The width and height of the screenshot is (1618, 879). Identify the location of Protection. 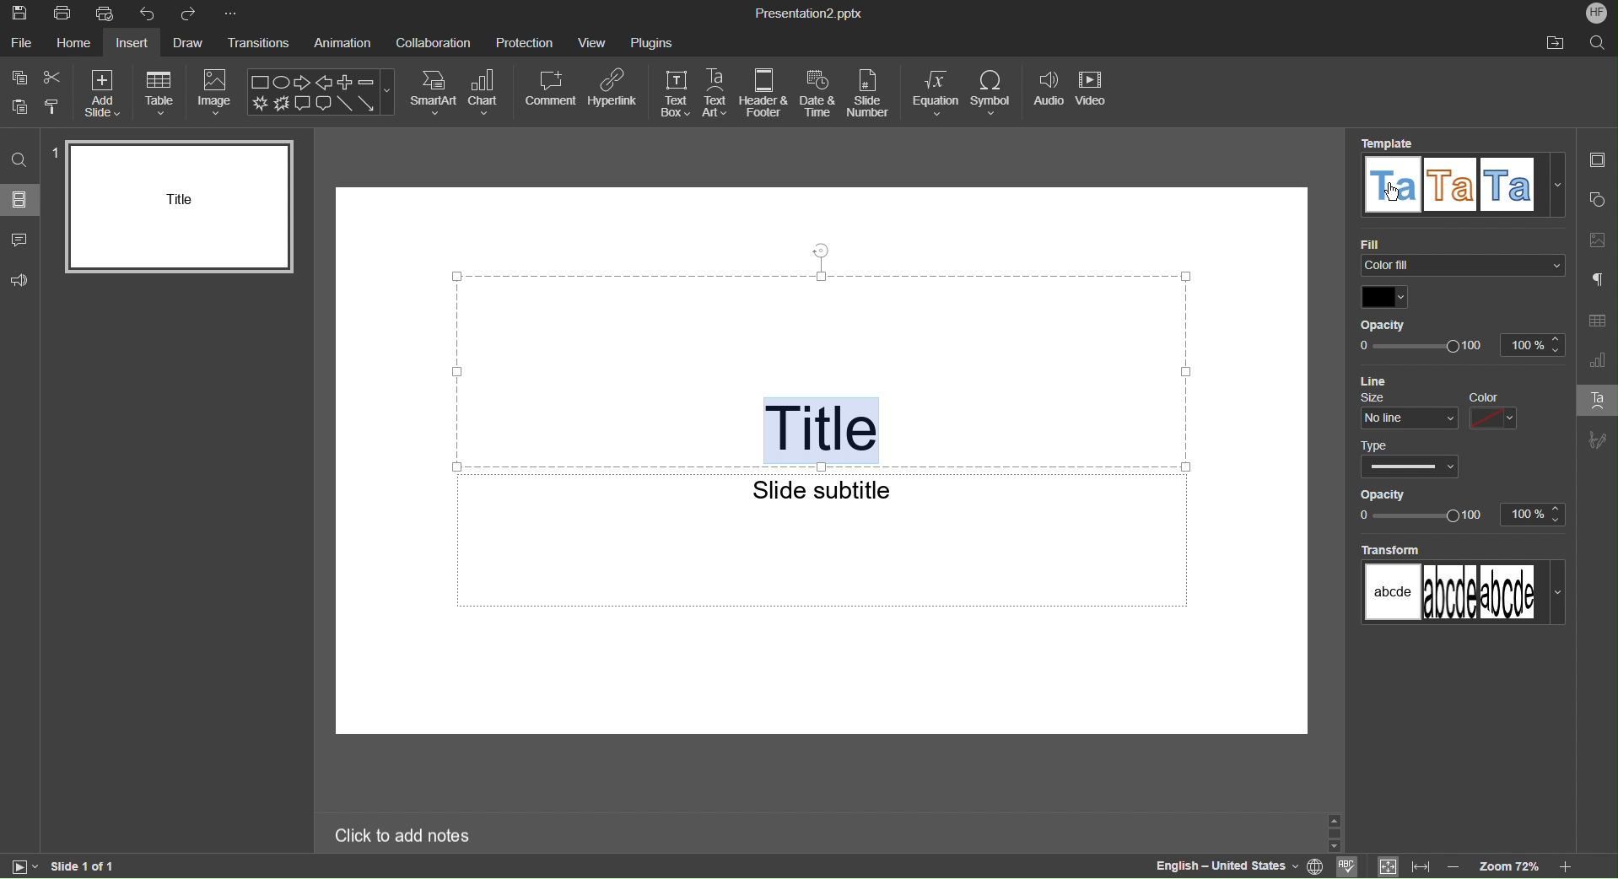
(526, 41).